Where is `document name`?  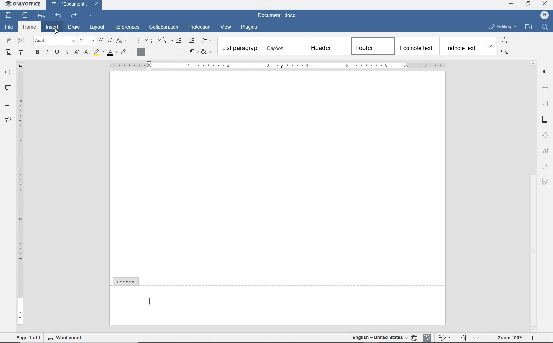
document name is located at coordinates (71, 4).